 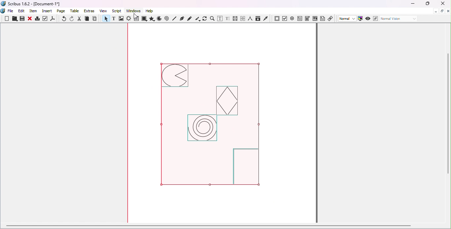 I want to click on Shapes, so click(x=144, y=19).